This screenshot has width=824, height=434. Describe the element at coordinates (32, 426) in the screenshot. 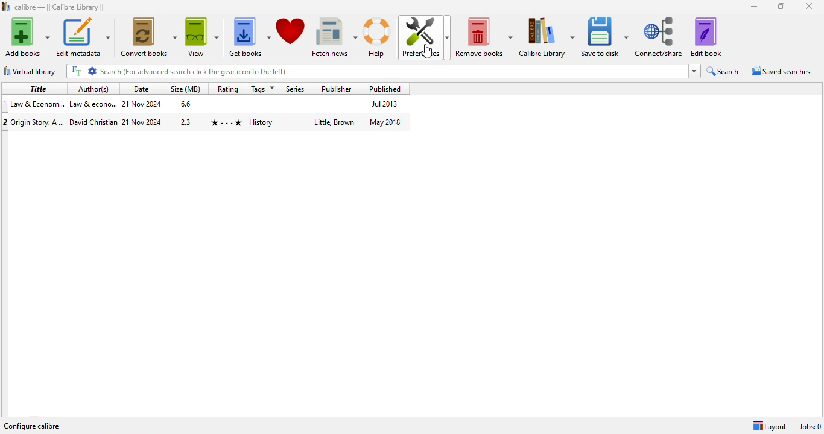

I see `configure calibre` at that location.